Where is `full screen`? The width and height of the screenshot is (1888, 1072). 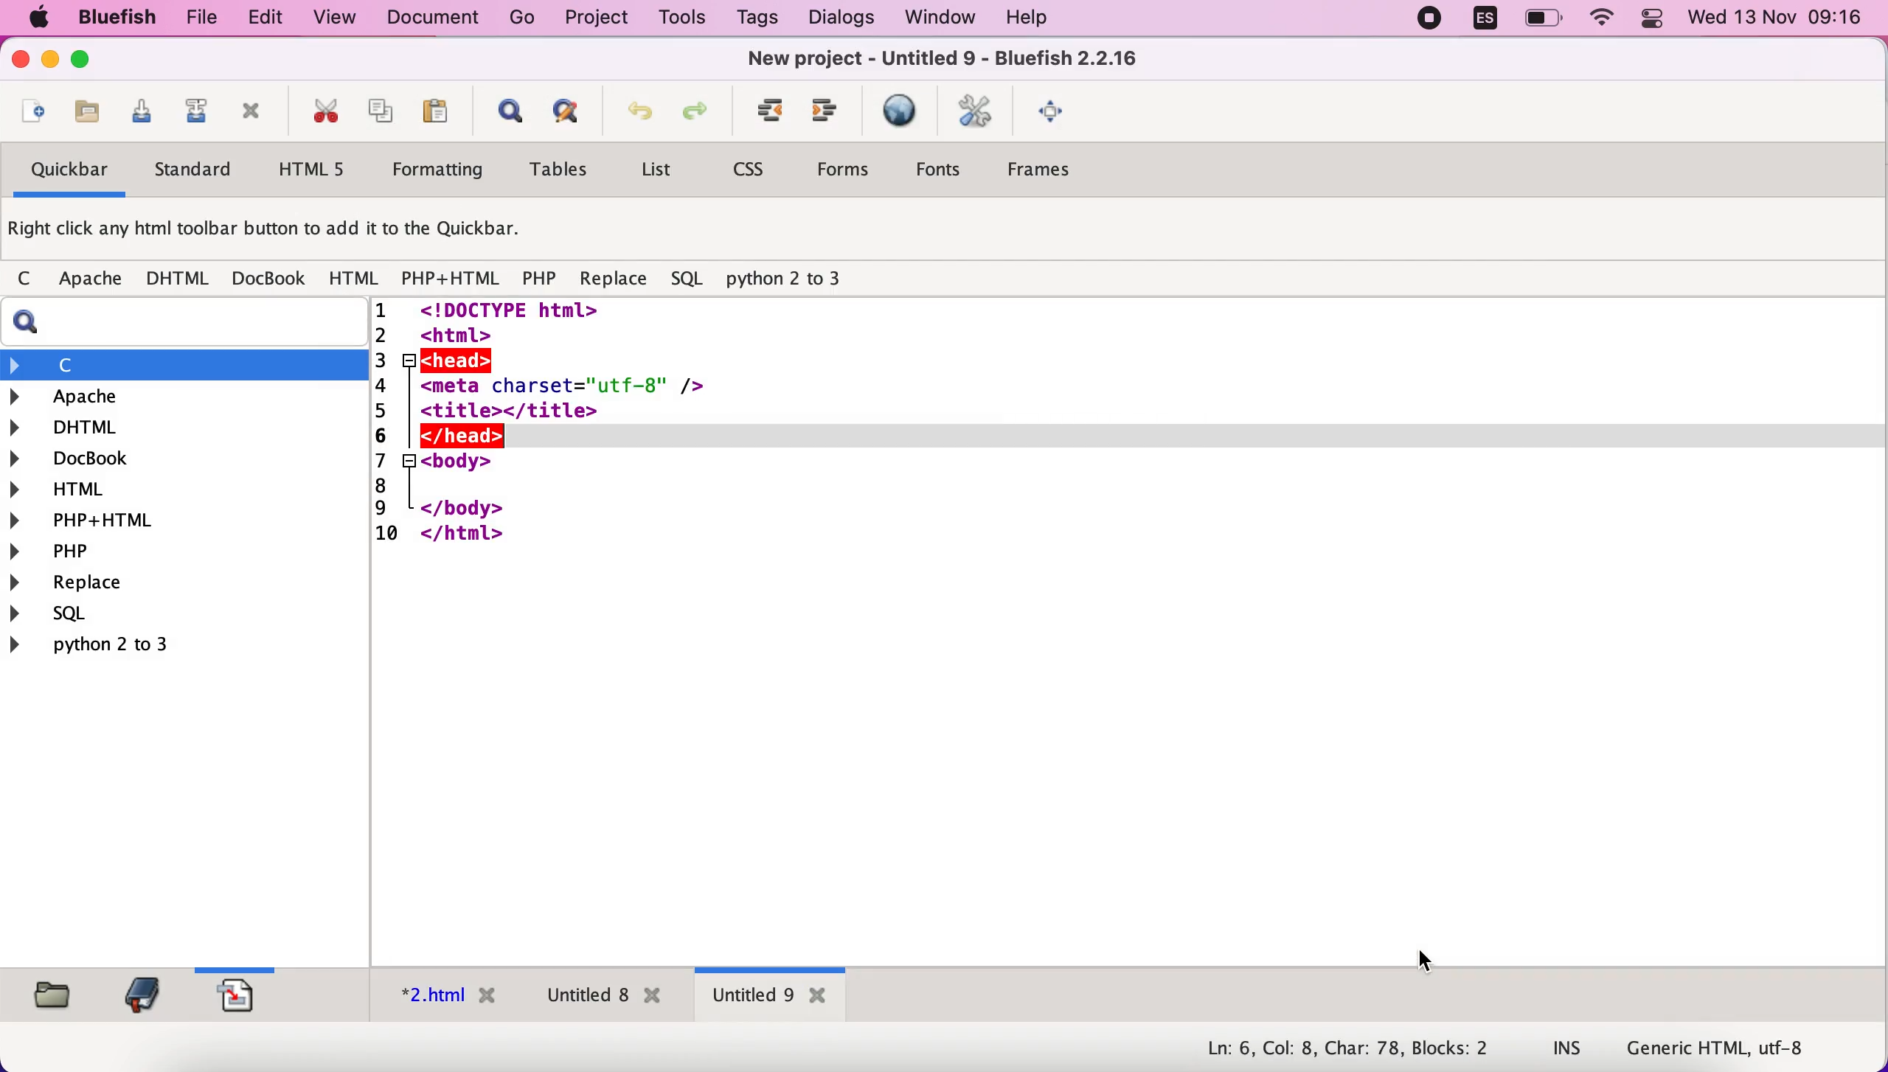 full screen is located at coordinates (1055, 114).